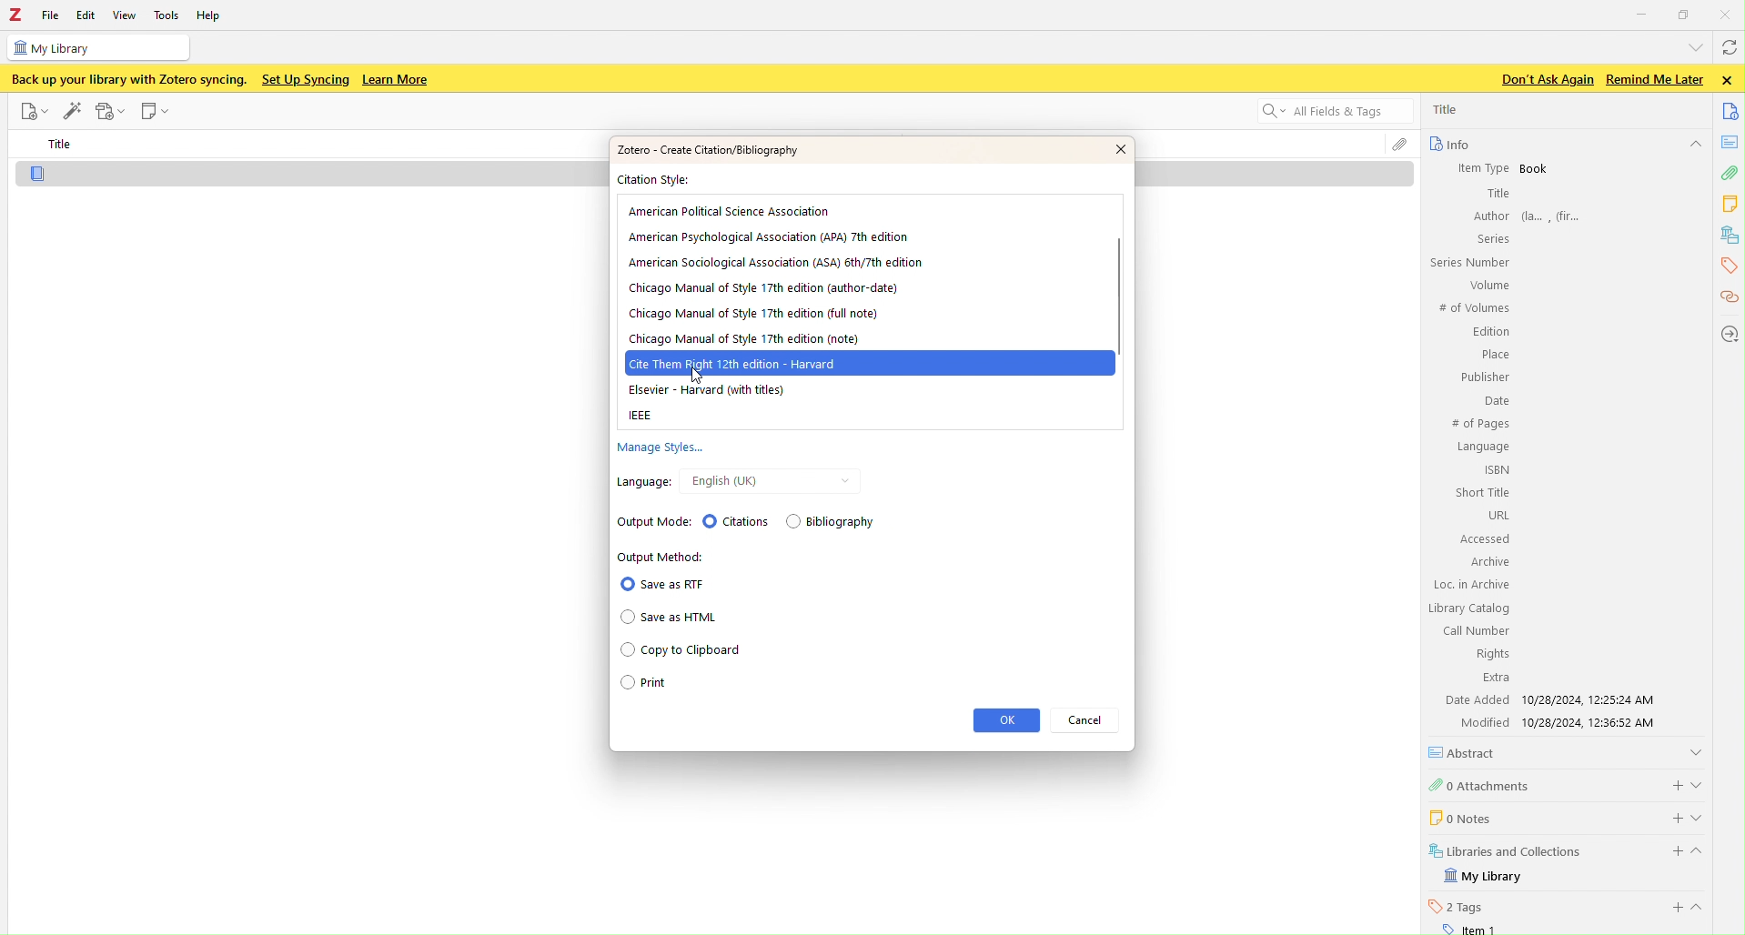 This screenshot has width=1745, height=935. Describe the element at coordinates (1731, 204) in the screenshot. I see `notes` at that location.